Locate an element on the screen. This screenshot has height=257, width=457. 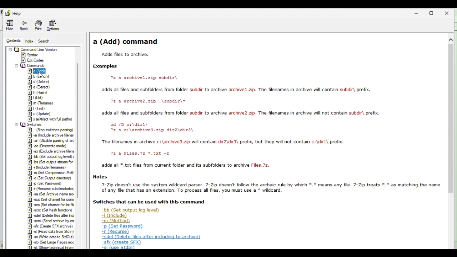
-ax is located at coordinates (51, 151).